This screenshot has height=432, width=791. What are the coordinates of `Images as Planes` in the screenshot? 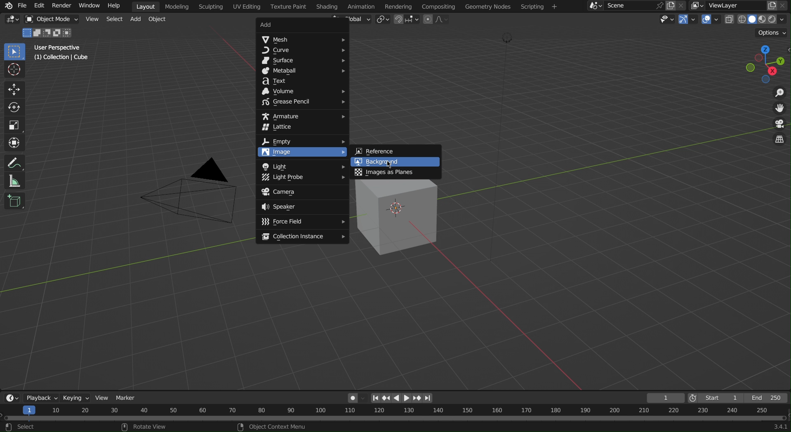 It's located at (397, 172).